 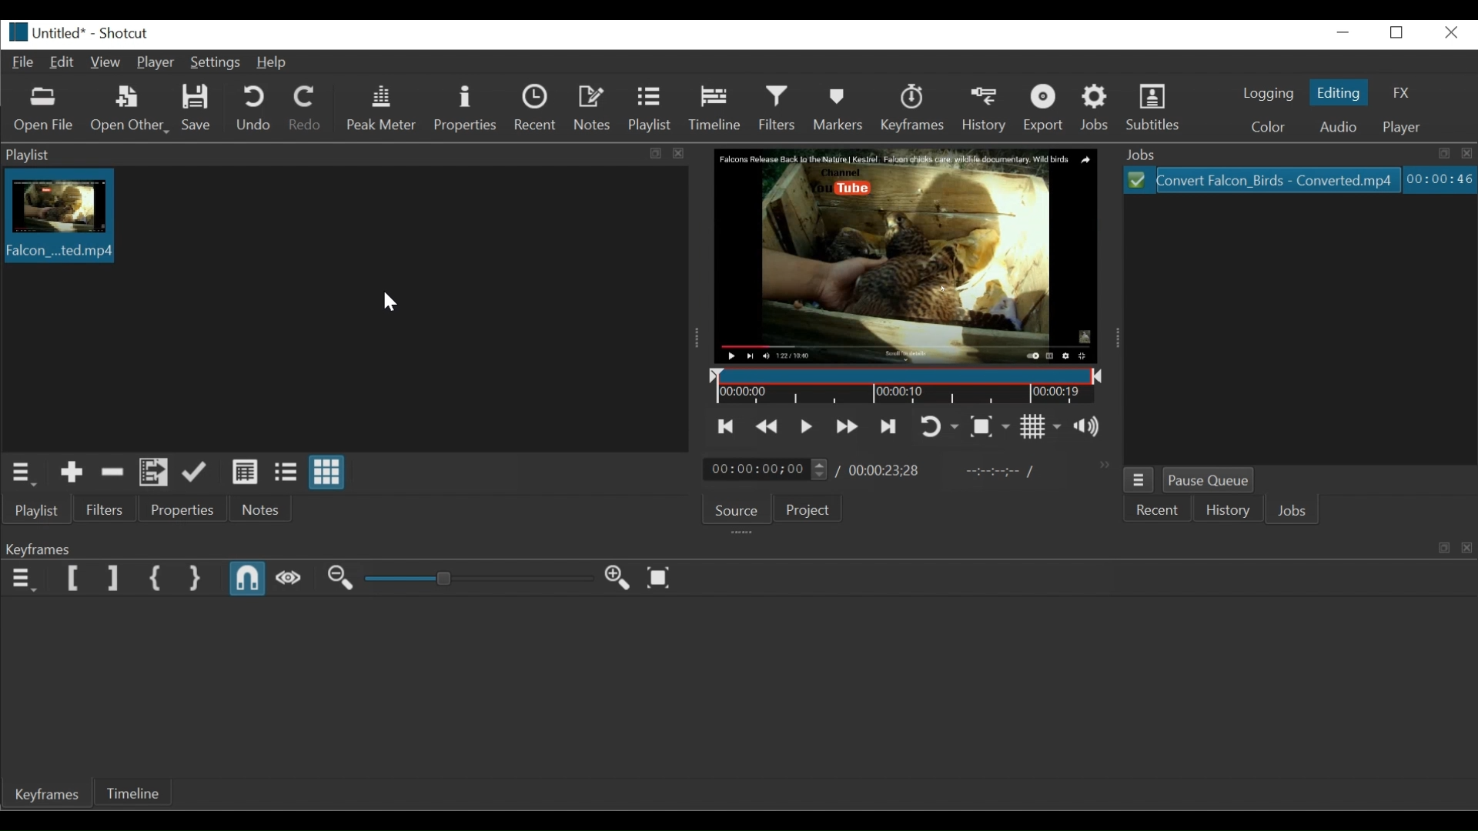 What do you see at coordinates (1209, 480) in the screenshot?
I see `Pause Queue` at bounding box center [1209, 480].